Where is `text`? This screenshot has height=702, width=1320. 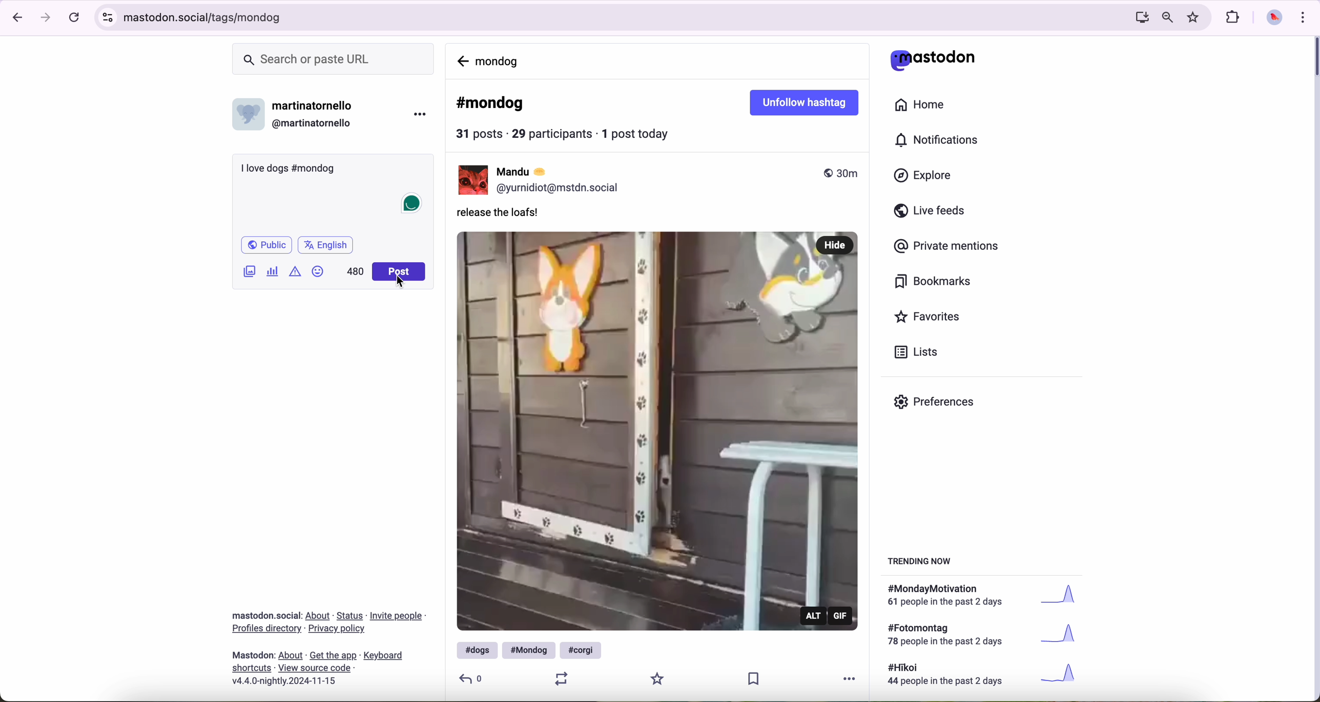
text is located at coordinates (951, 597).